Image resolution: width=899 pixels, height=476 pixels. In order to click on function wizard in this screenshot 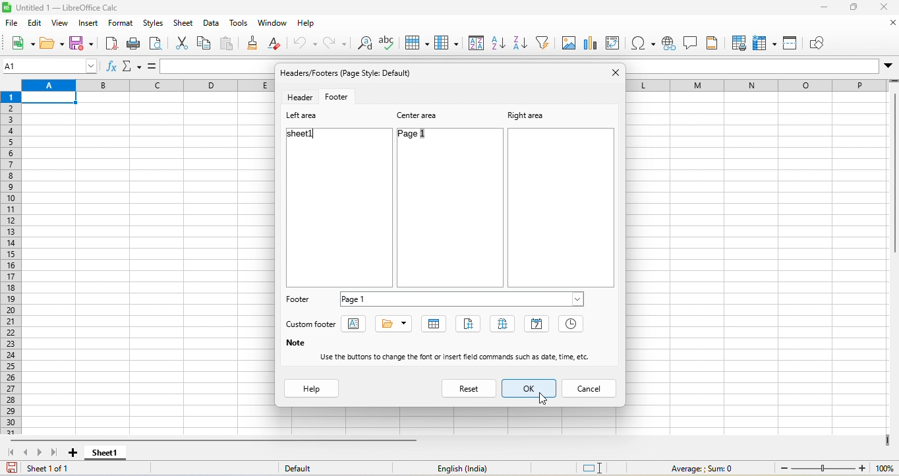, I will do `click(112, 68)`.